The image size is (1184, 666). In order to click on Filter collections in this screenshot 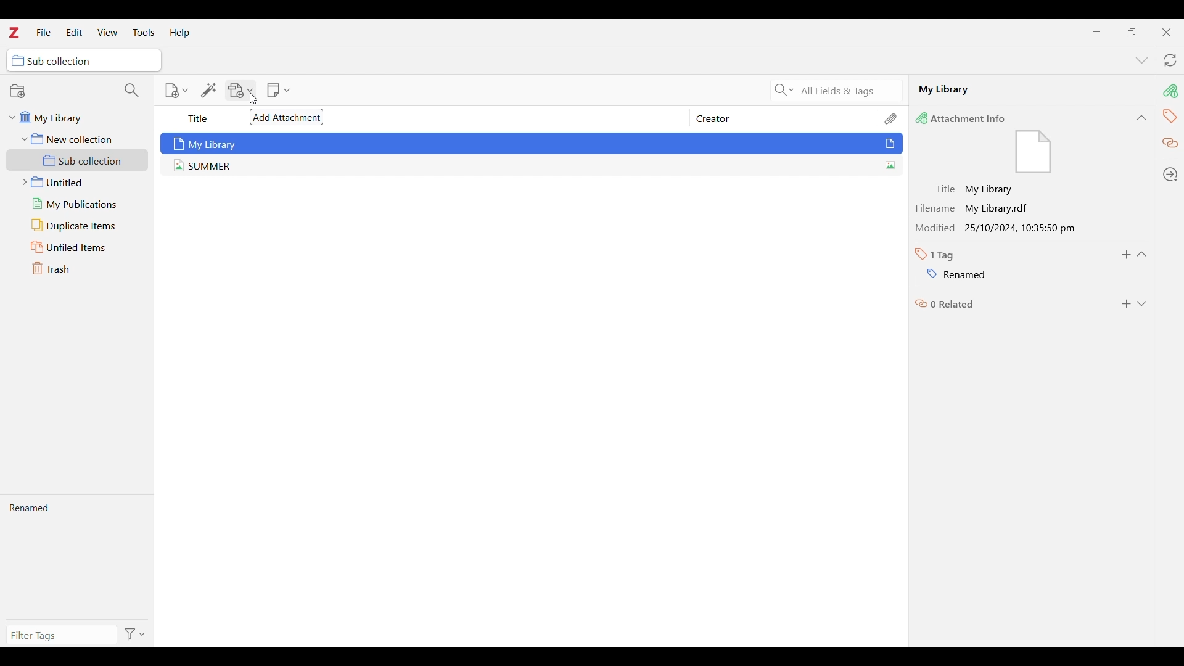, I will do `click(131, 91)`.